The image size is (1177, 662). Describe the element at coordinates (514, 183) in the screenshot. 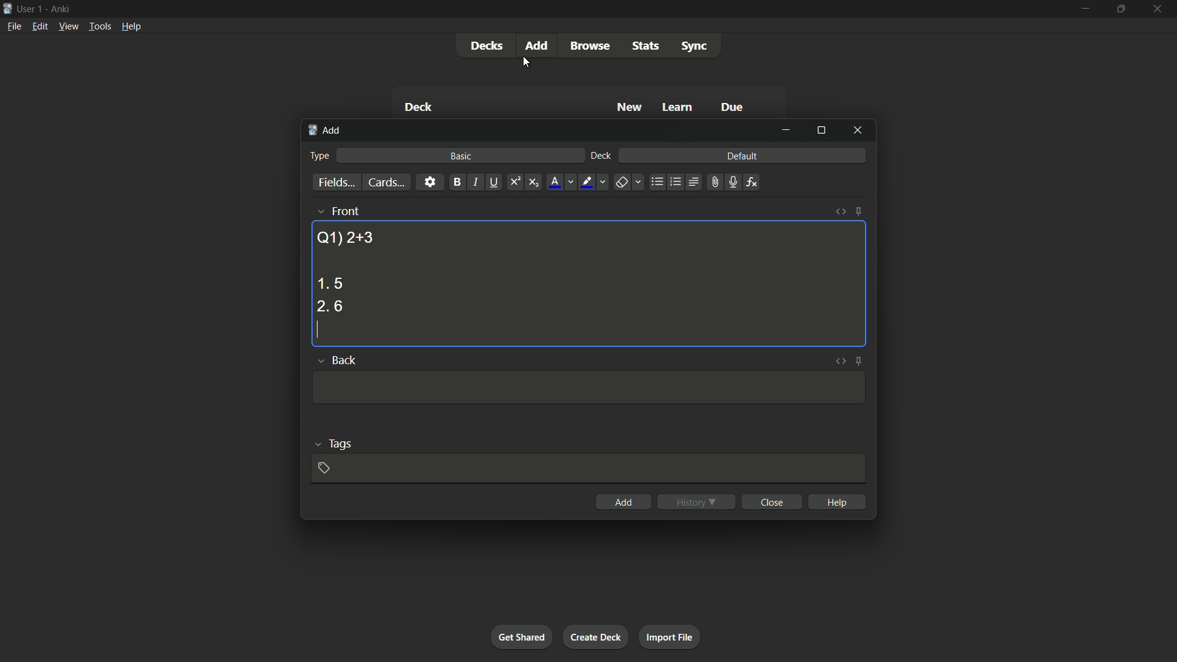

I see `supercript` at that location.